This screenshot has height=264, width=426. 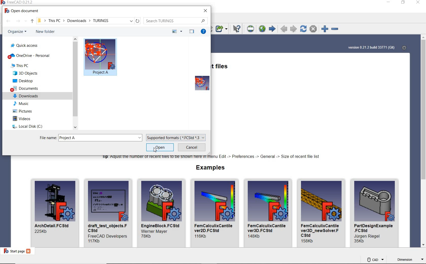 I want to click on UP TO, so click(x=32, y=21).